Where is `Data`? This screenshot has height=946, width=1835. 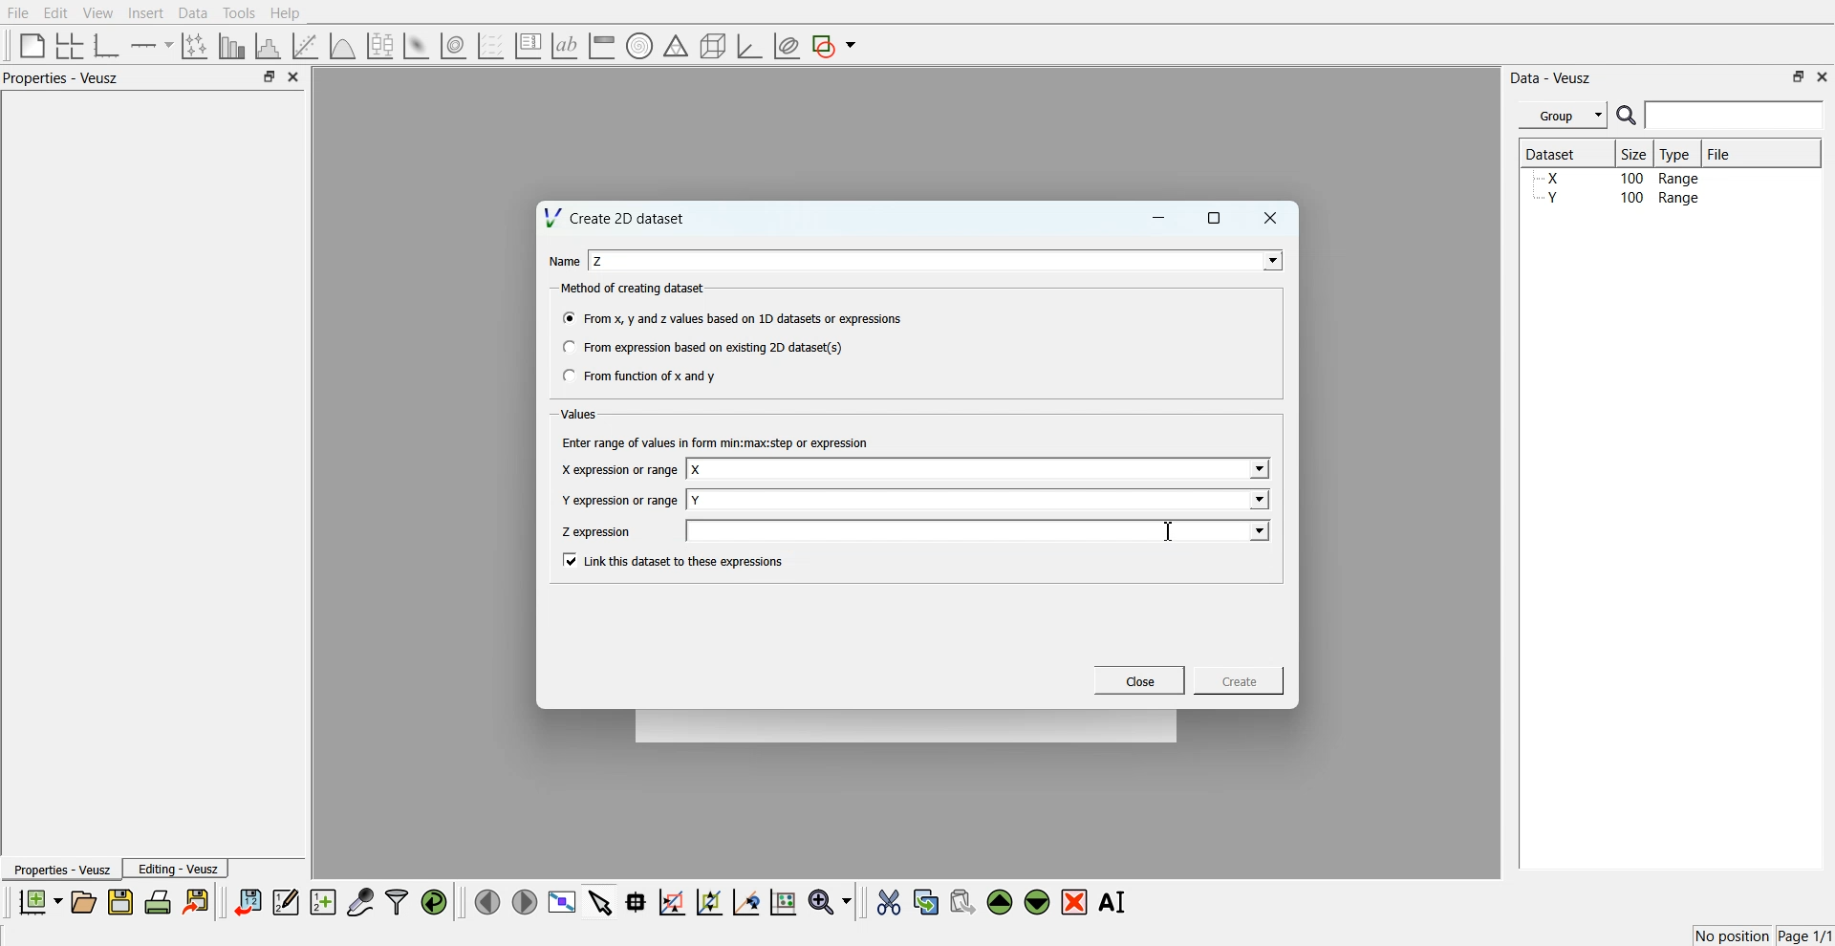 Data is located at coordinates (195, 13).